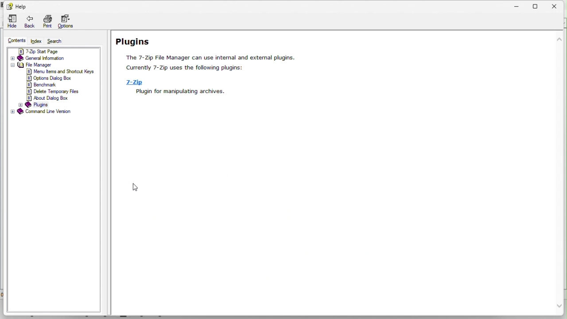 The width and height of the screenshot is (567, 319). Describe the element at coordinates (29, 22) in the screenshot. I see `Back` at that location.